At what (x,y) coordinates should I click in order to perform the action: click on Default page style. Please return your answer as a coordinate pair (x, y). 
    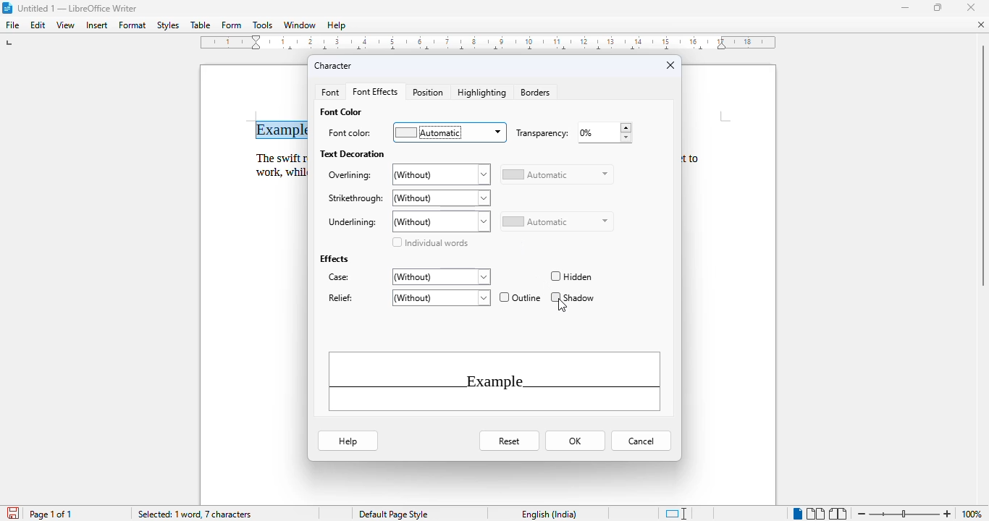
    Looking at the image, I should click on (393, 514).